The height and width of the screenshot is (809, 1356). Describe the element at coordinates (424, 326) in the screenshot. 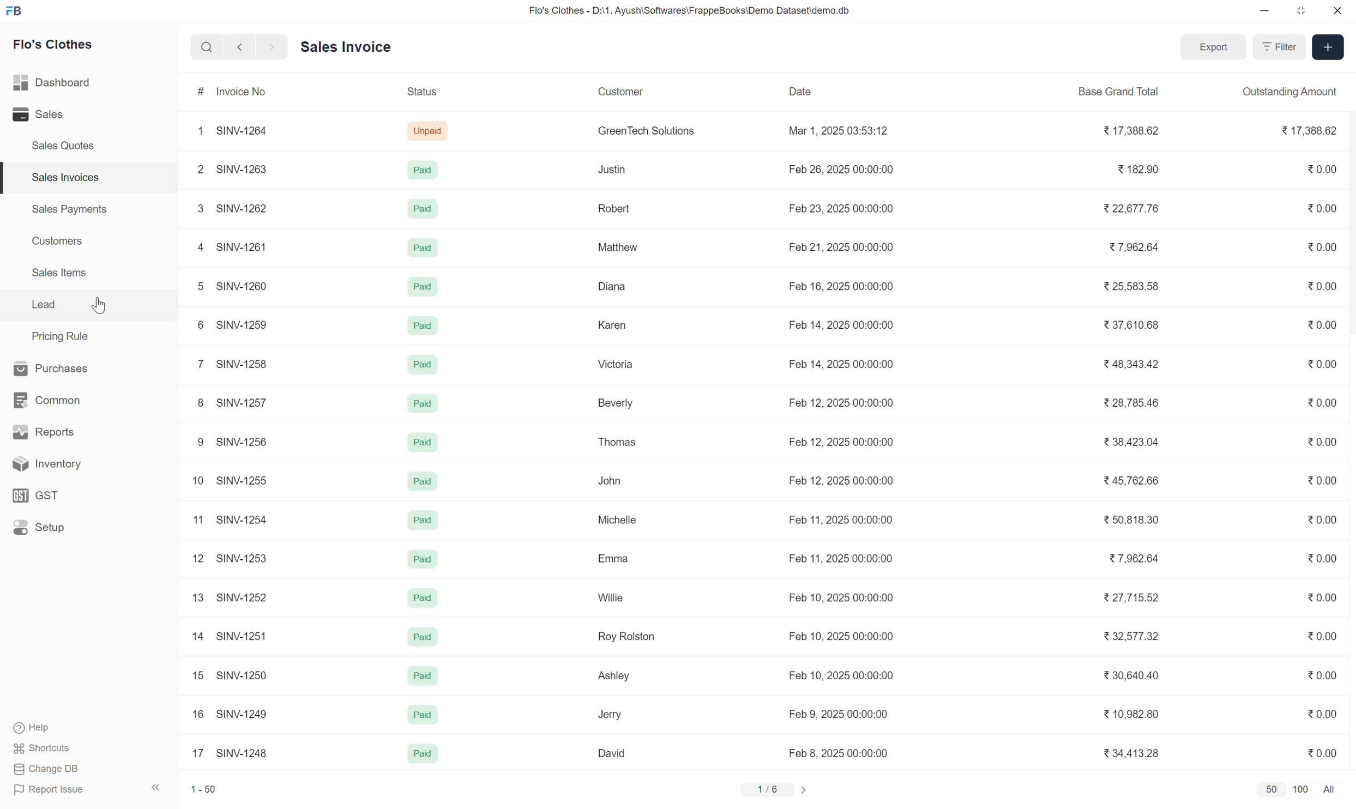

I see `Paid` at that location.